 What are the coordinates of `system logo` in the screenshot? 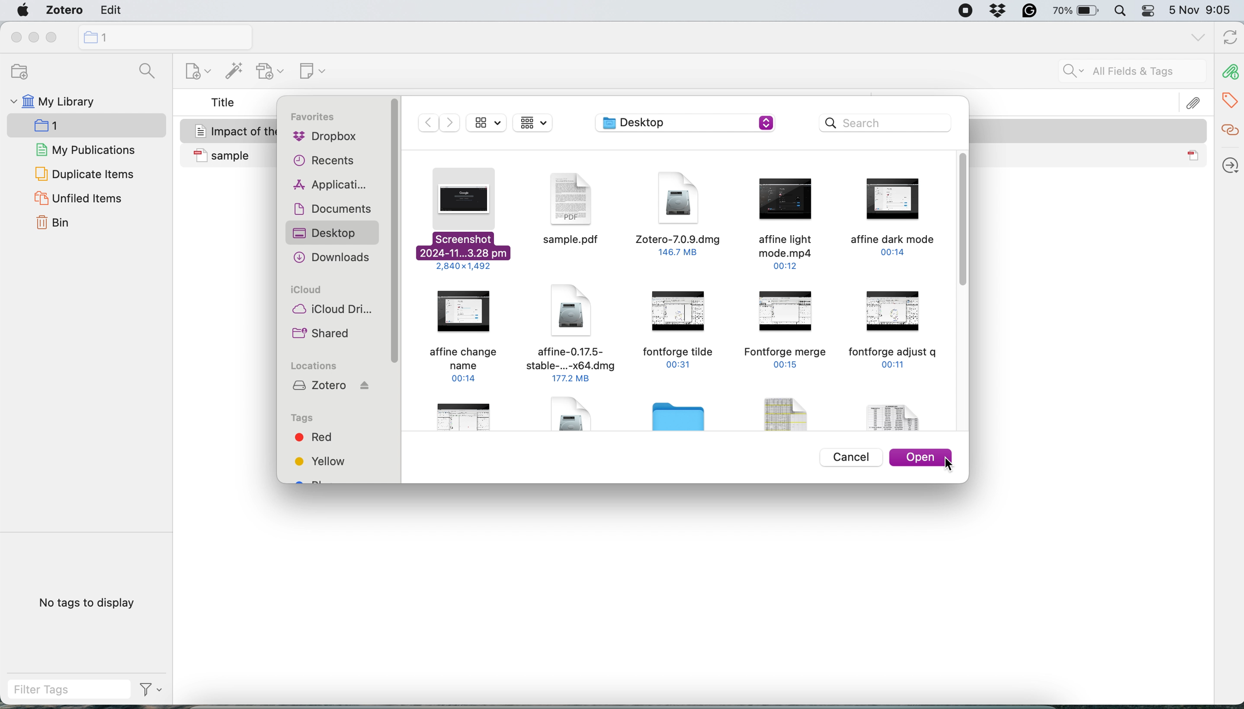 It's located at (23, 10).